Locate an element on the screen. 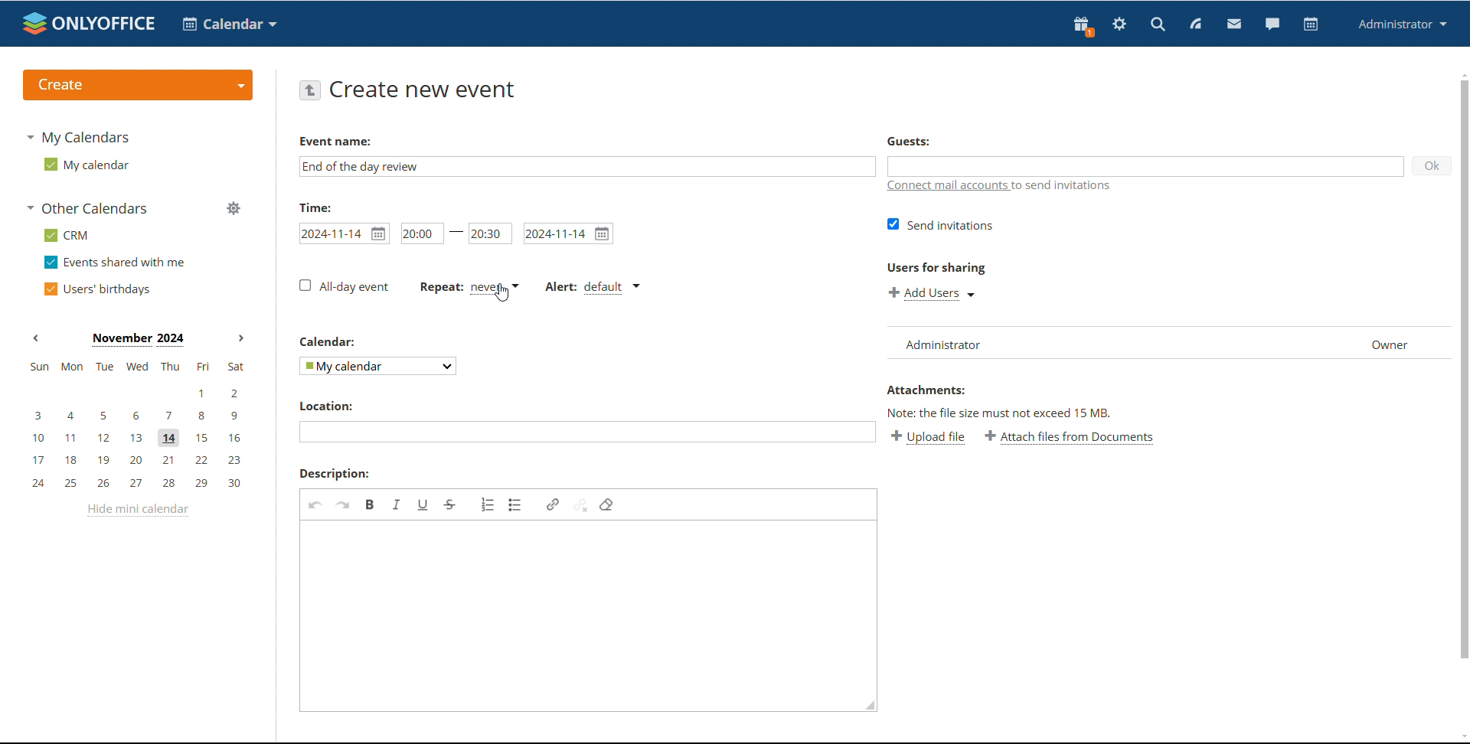  users for sharing is located at coordinates (936, 267).